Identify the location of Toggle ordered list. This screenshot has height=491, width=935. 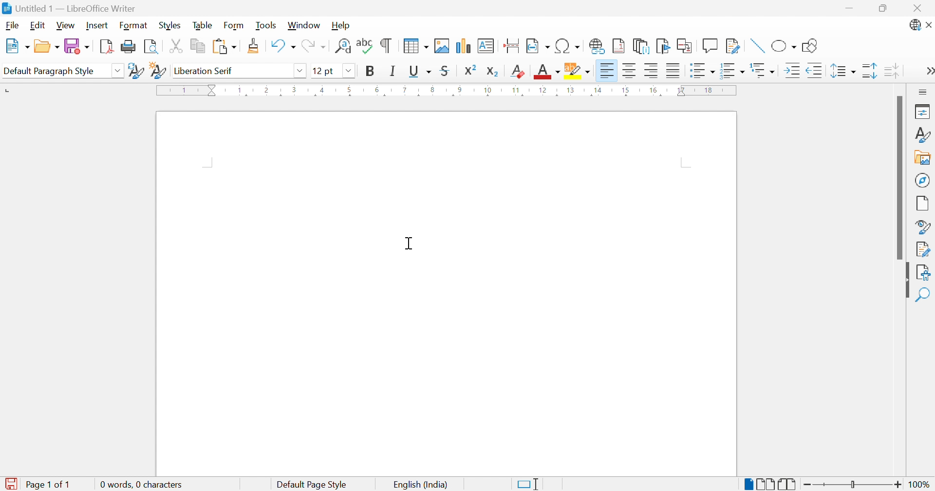
(733, 70).